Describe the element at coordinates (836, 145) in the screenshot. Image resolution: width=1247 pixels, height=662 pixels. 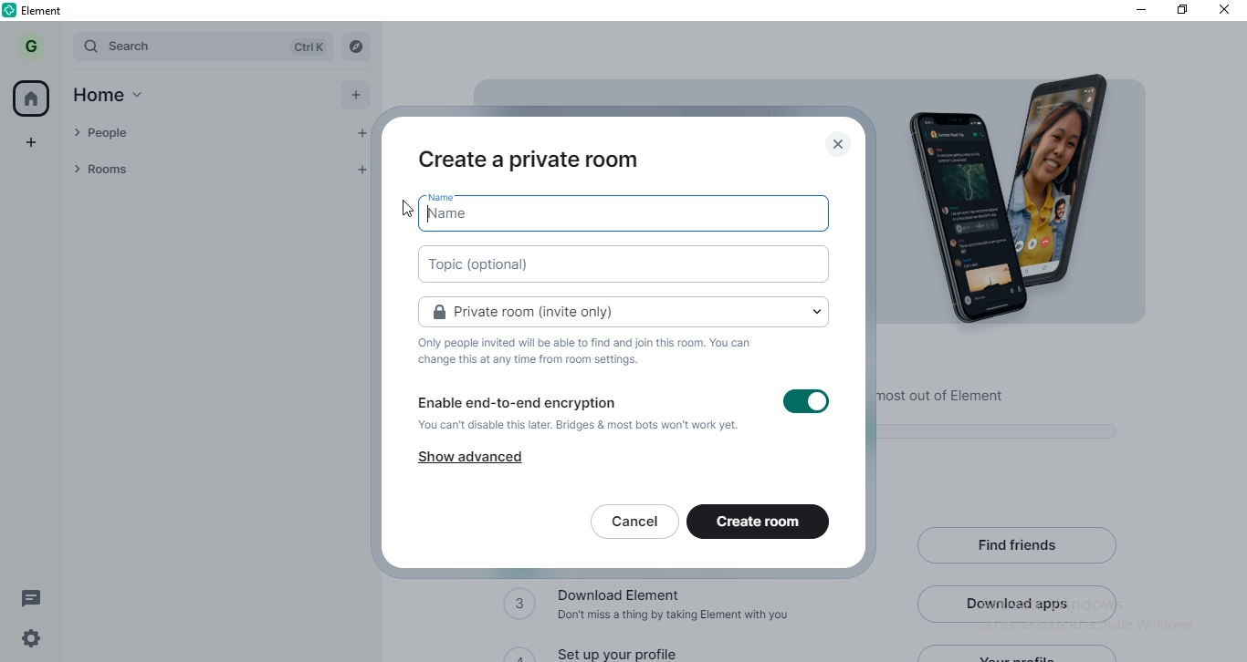
I see `close` at that location.